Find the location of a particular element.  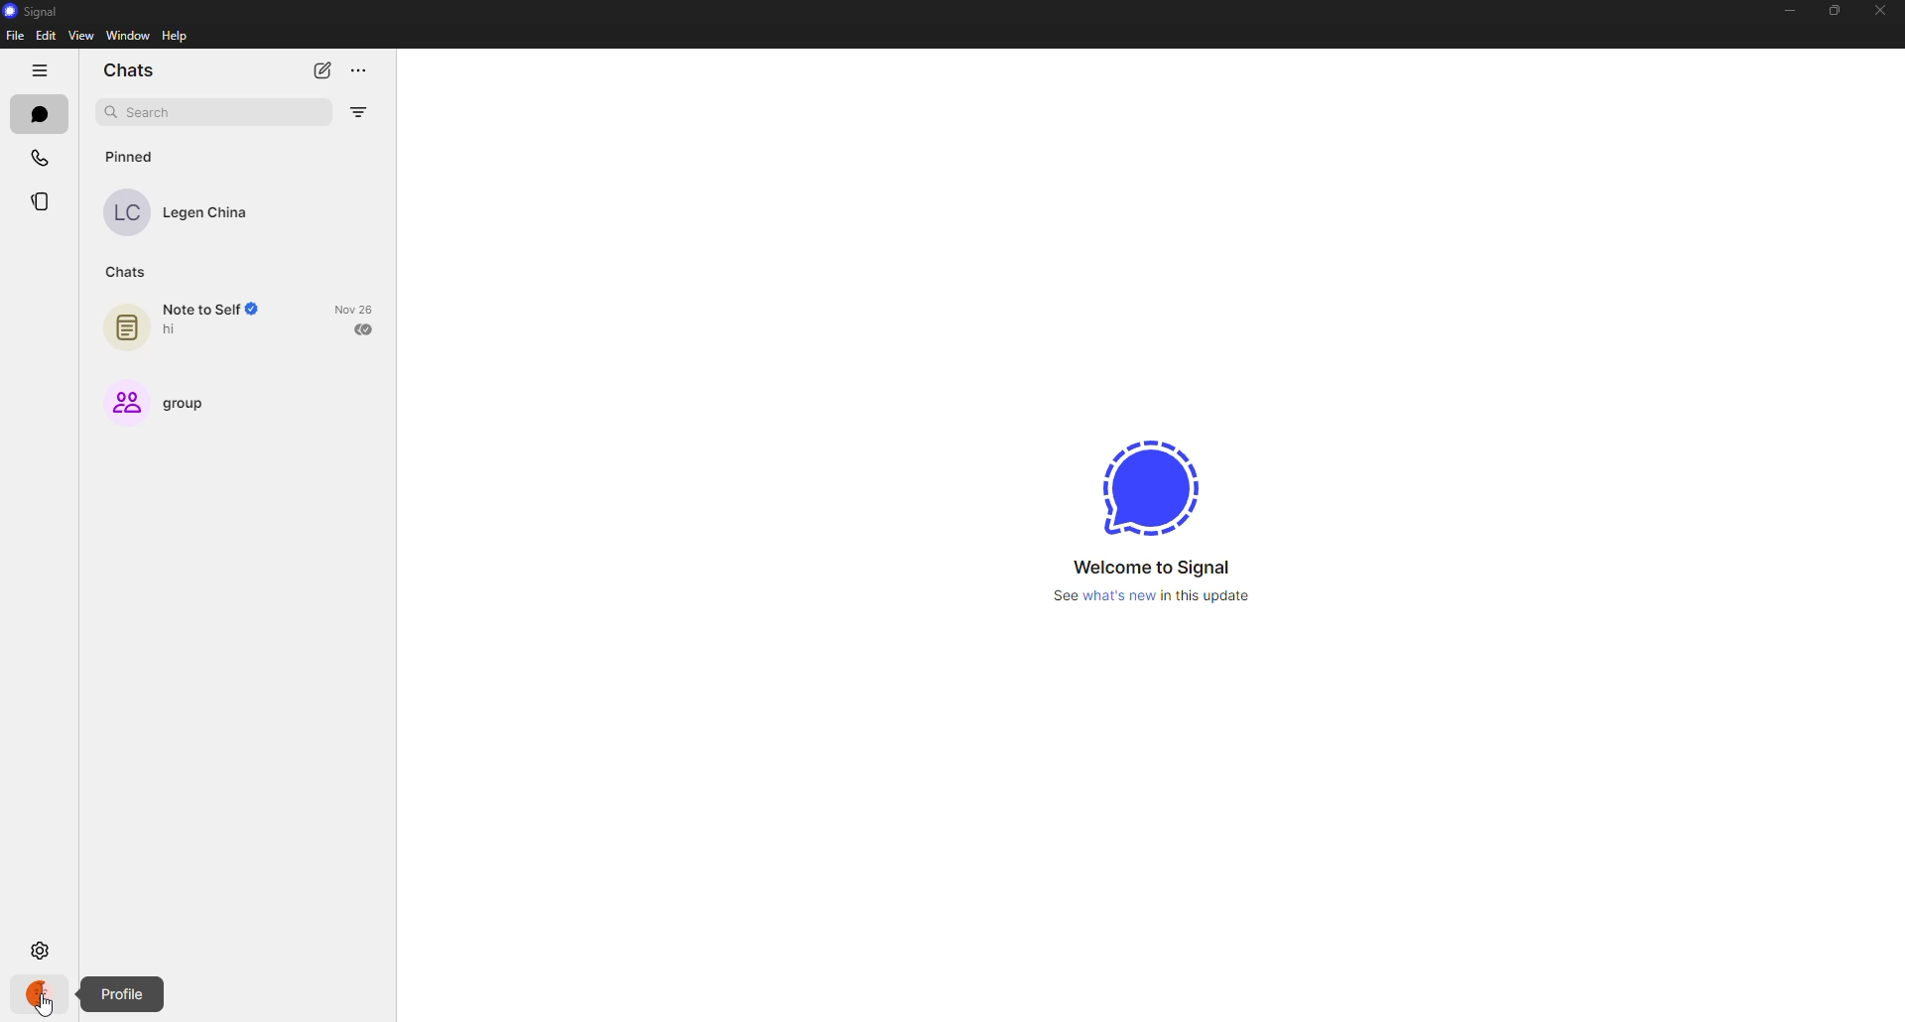

note to self is located at coordinates (189, 320).